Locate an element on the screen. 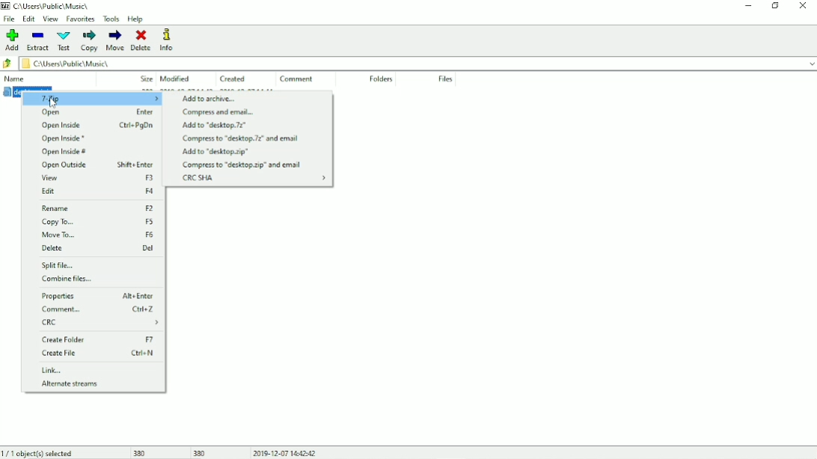 Image resolution: width=817 pixels, height=459 pixels. cursr is located at coordinates (53, 104).